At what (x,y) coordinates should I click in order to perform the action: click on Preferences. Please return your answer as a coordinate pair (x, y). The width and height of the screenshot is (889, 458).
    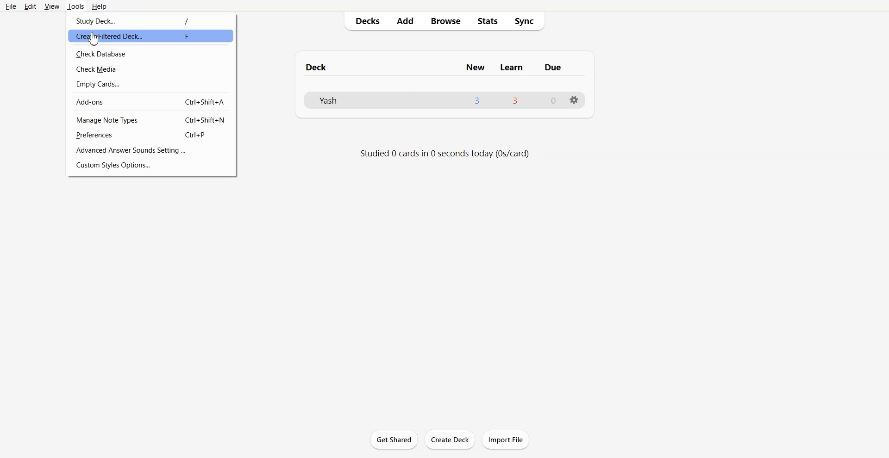
    Looking at the image, I should click on (151, 135).